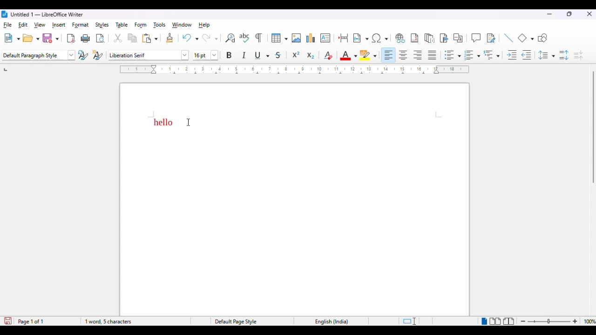 The width and height of the screenshot is (596, 335). I want to click on print, so click(85, 39).